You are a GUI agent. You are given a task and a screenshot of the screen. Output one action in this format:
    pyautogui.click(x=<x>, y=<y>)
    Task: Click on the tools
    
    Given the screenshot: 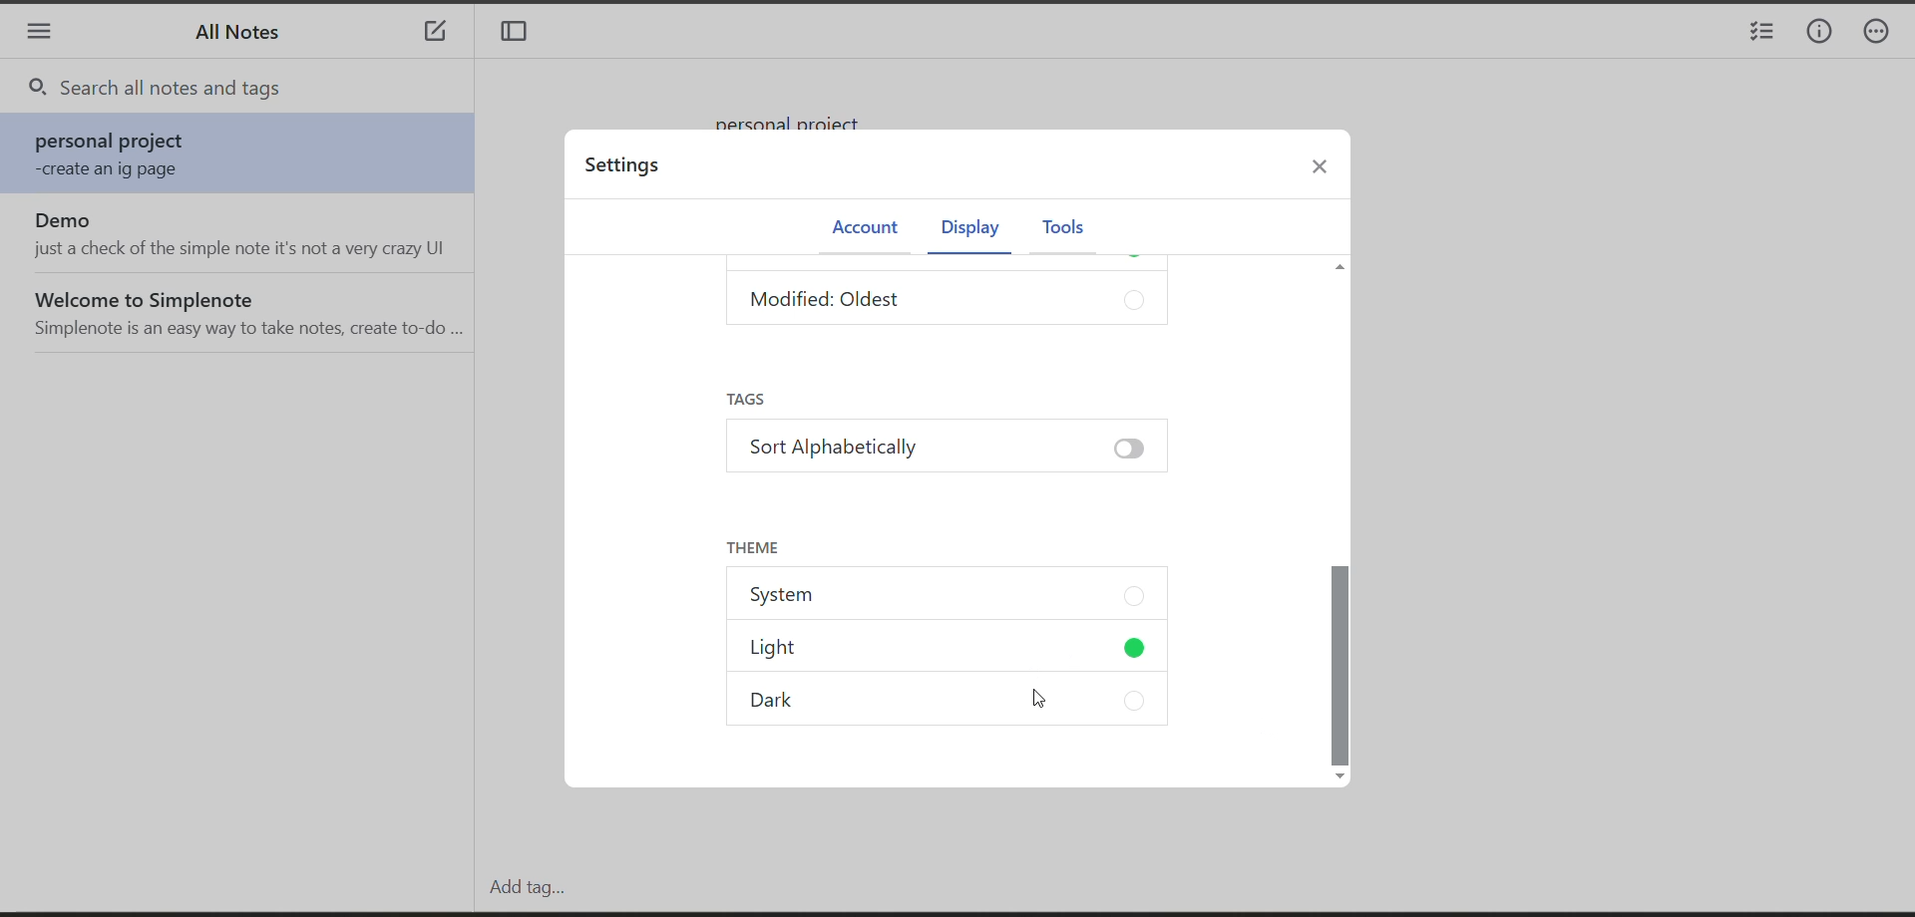 What is the action you would take?
    pyautogui.click(x=1062, y=229)
    